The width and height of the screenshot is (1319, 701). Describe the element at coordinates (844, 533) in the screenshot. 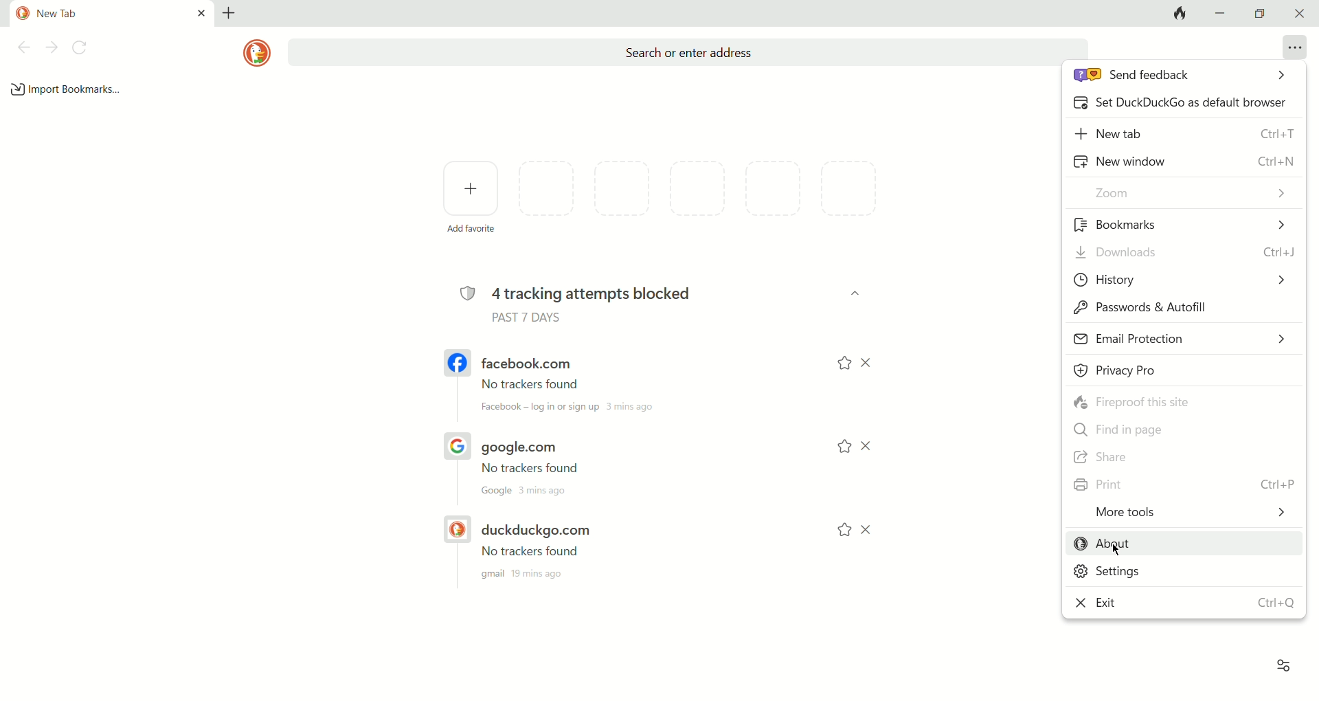

I see `add to favorites` at that location.